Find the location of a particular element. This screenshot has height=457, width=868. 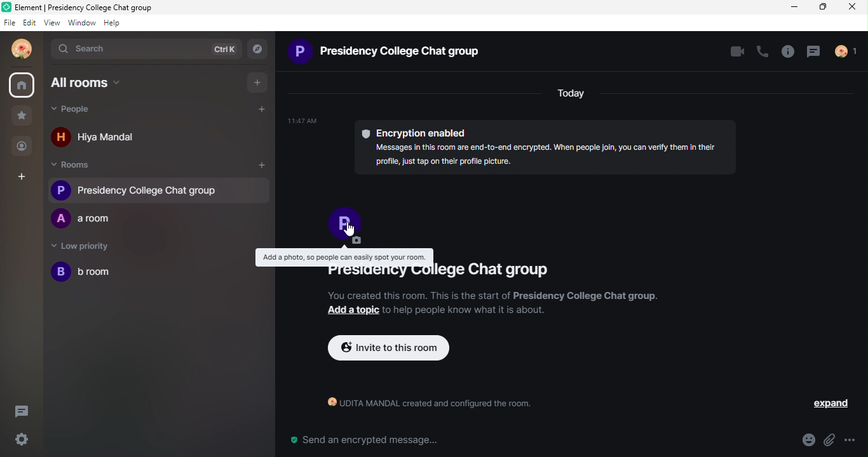

minimize is located at coordinates (796, 8).